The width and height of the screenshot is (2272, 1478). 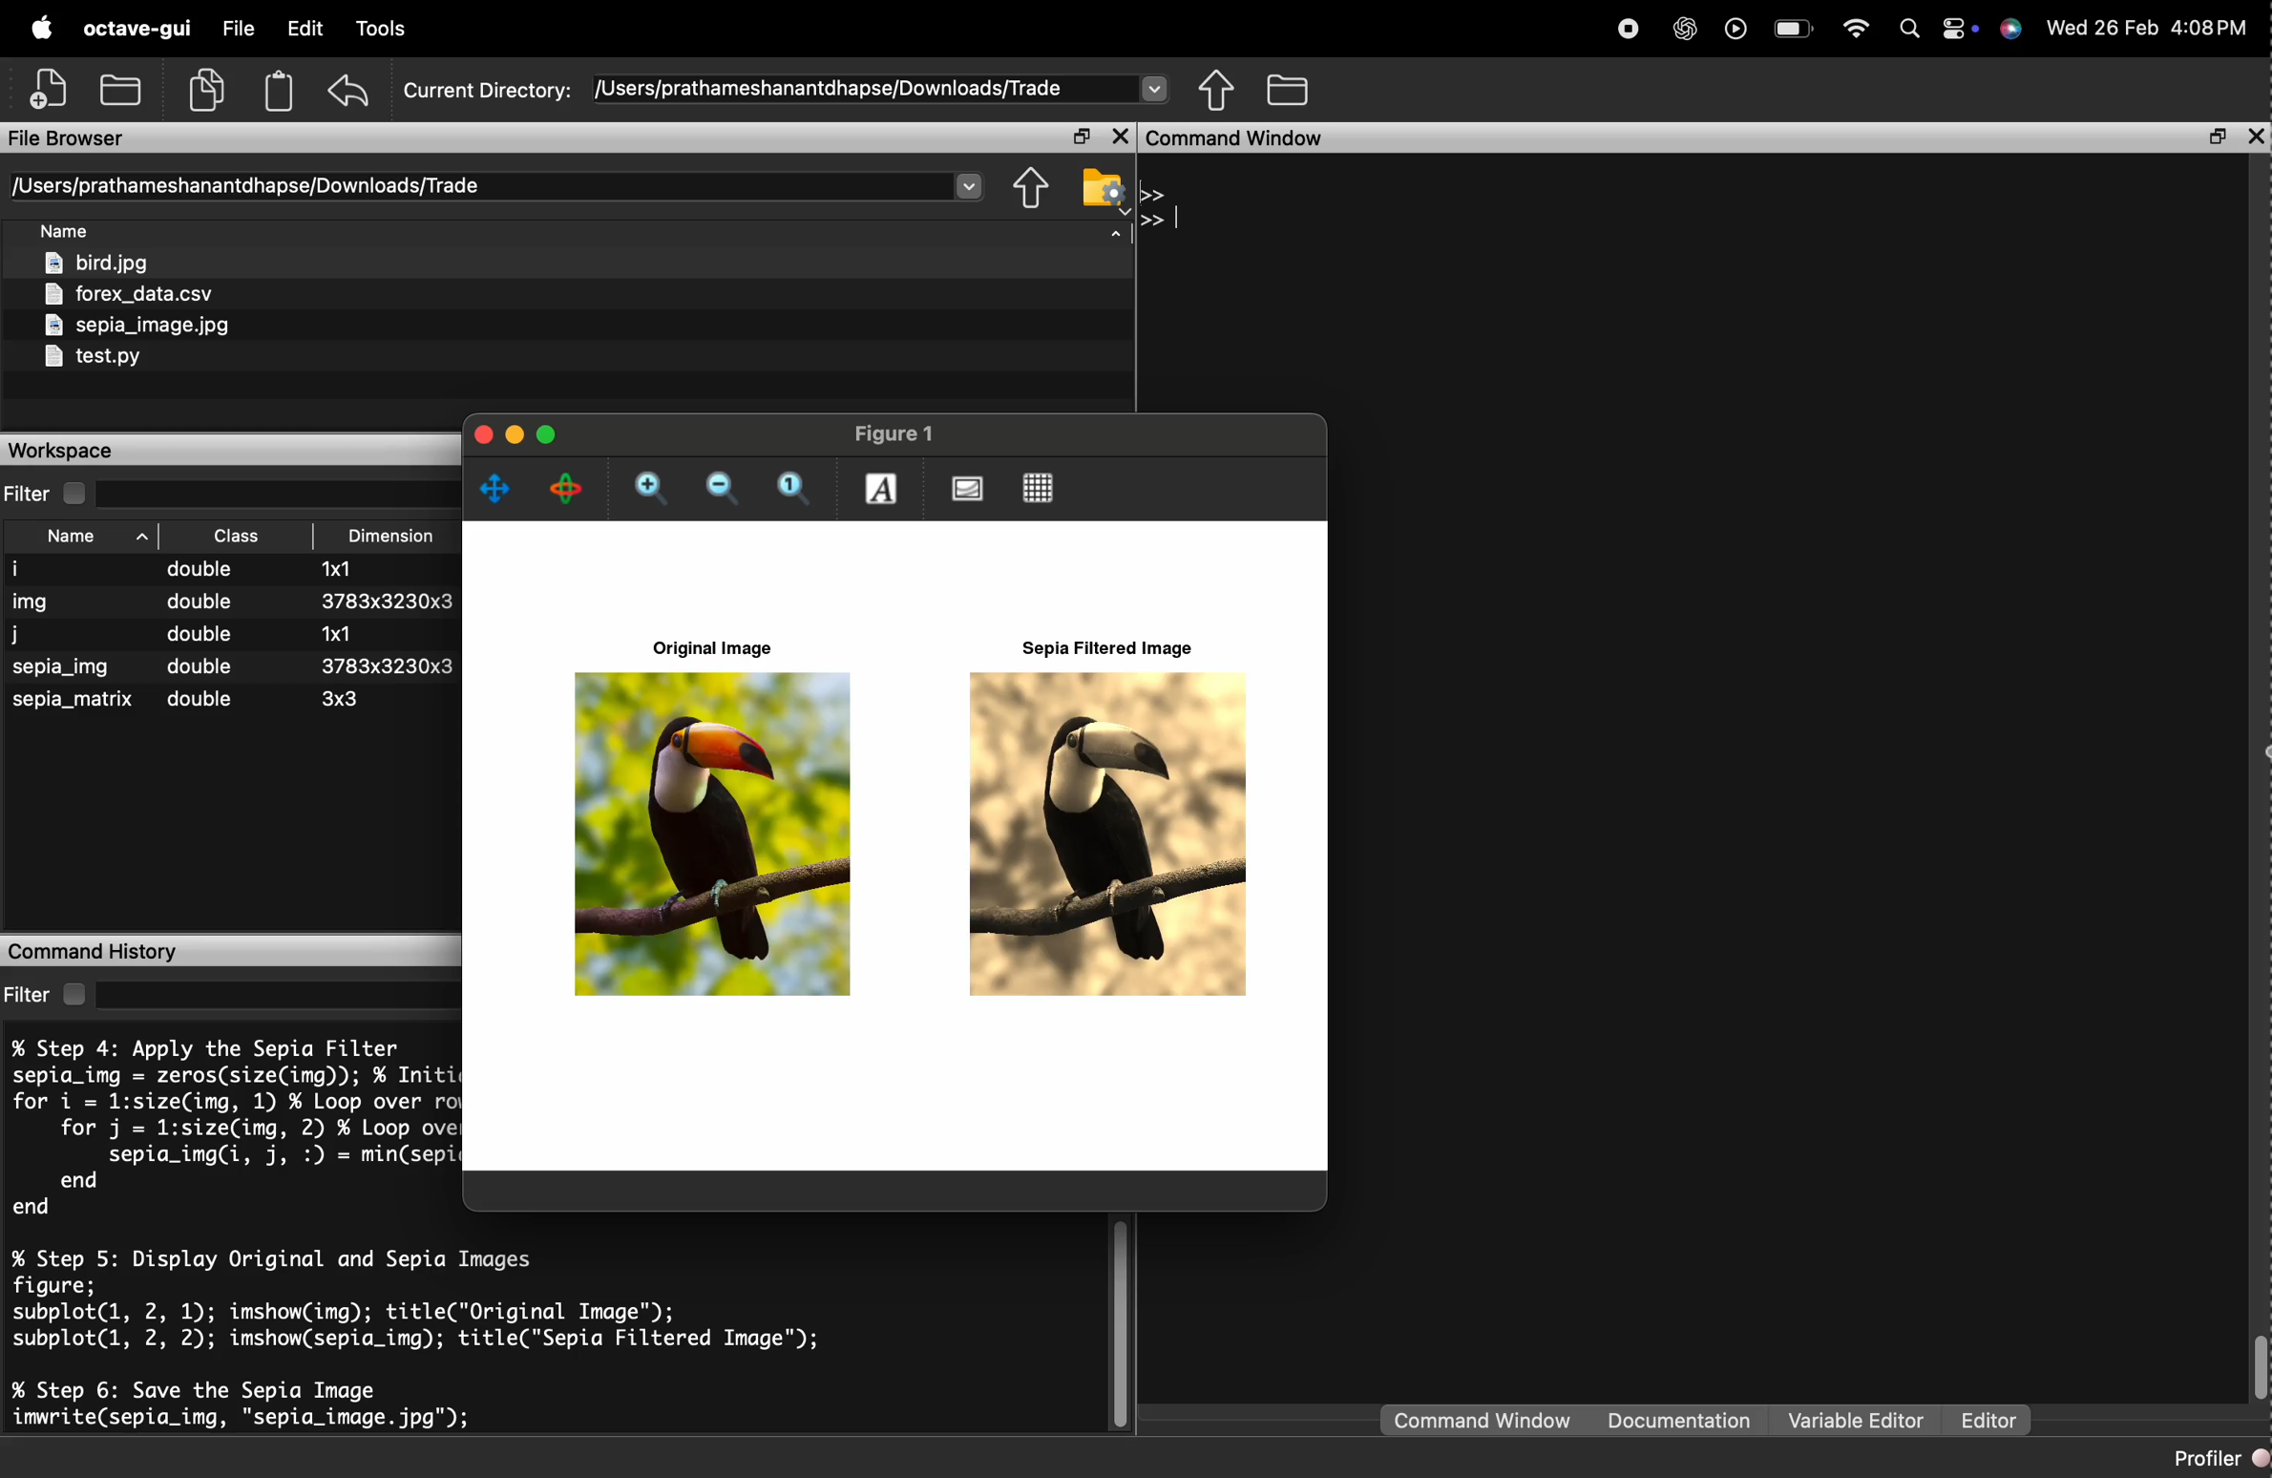 What do you see at coordinates (241, 30) in the screenshot?
I see `File` at bounding box center [241, 30].